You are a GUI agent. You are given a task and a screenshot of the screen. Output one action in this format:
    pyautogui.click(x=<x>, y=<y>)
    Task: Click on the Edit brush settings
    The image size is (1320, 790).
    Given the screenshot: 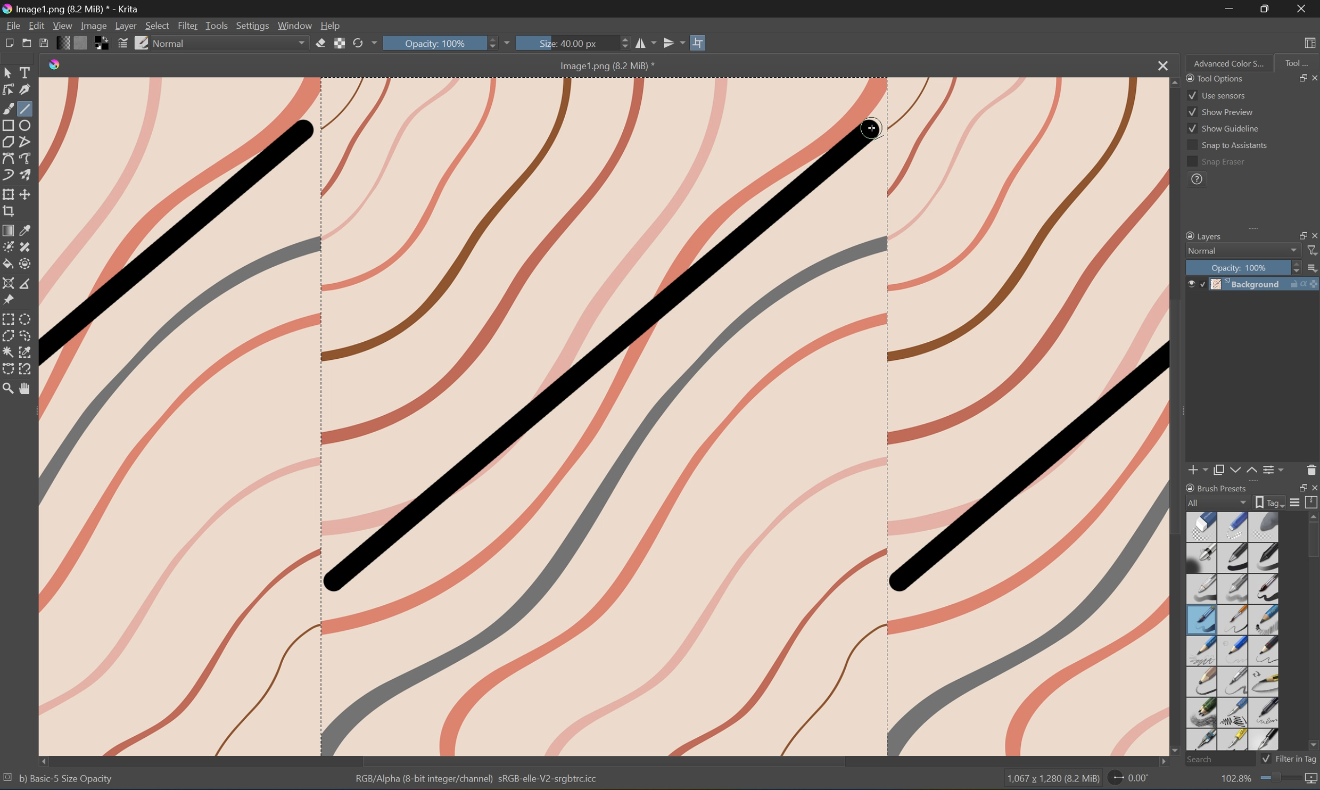 What is the action you would take?
    pyautogui.click(x=121, y=45)
    